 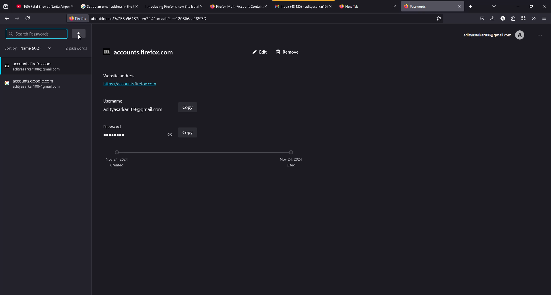 What do you see at coordinates (81, 37) in the screenshot?
I see `cursor` at bounding box center [81, 37].